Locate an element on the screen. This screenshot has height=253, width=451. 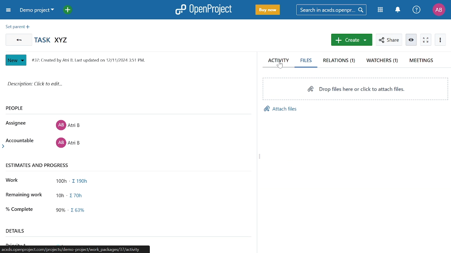
Collapse project menu is located at coordinates (7, 11).